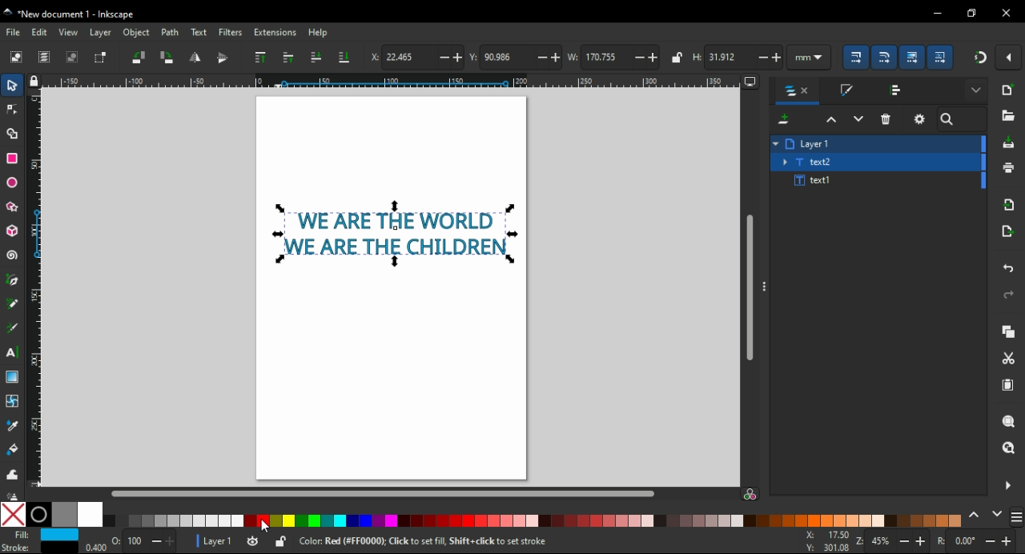 The height and width of the screenshot is (554, 1025). I want to click on gradient tool, so click(11, 377).